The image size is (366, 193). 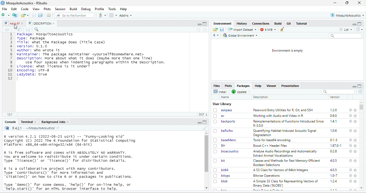 I want to click on full screen, so click(x=205, y=122).